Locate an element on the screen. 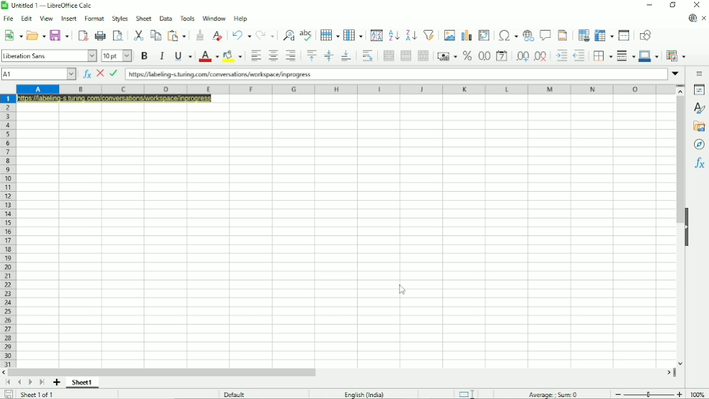 The height and width of the screenshot is (399, 709). Clear direct formatting is located at coordinates (217, 36).